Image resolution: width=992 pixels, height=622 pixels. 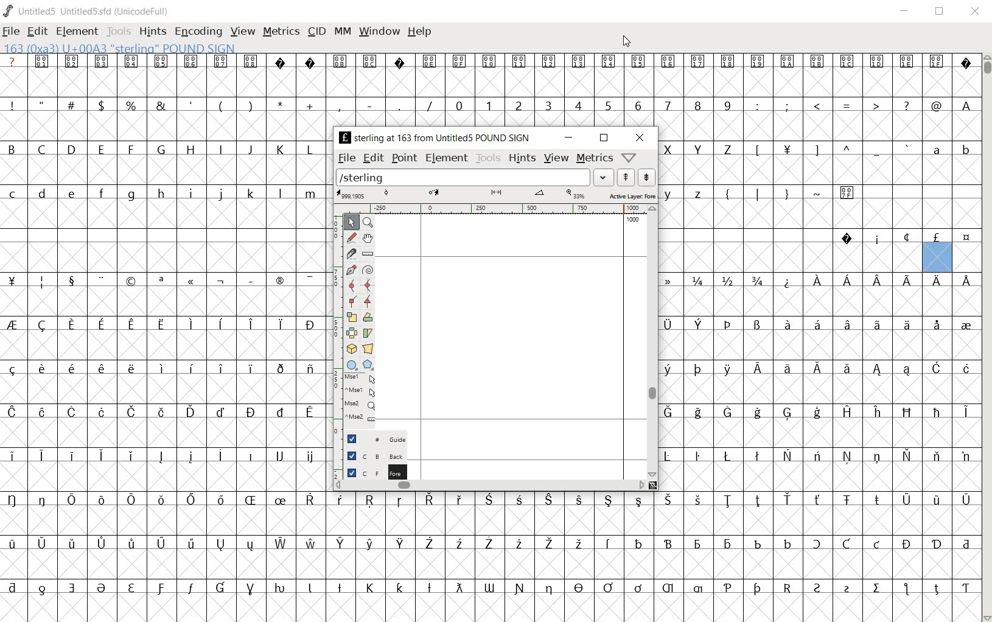 What do you see at coordinates (72, 195) in the screenshot?
I see `` at bounding box center [72, 195].